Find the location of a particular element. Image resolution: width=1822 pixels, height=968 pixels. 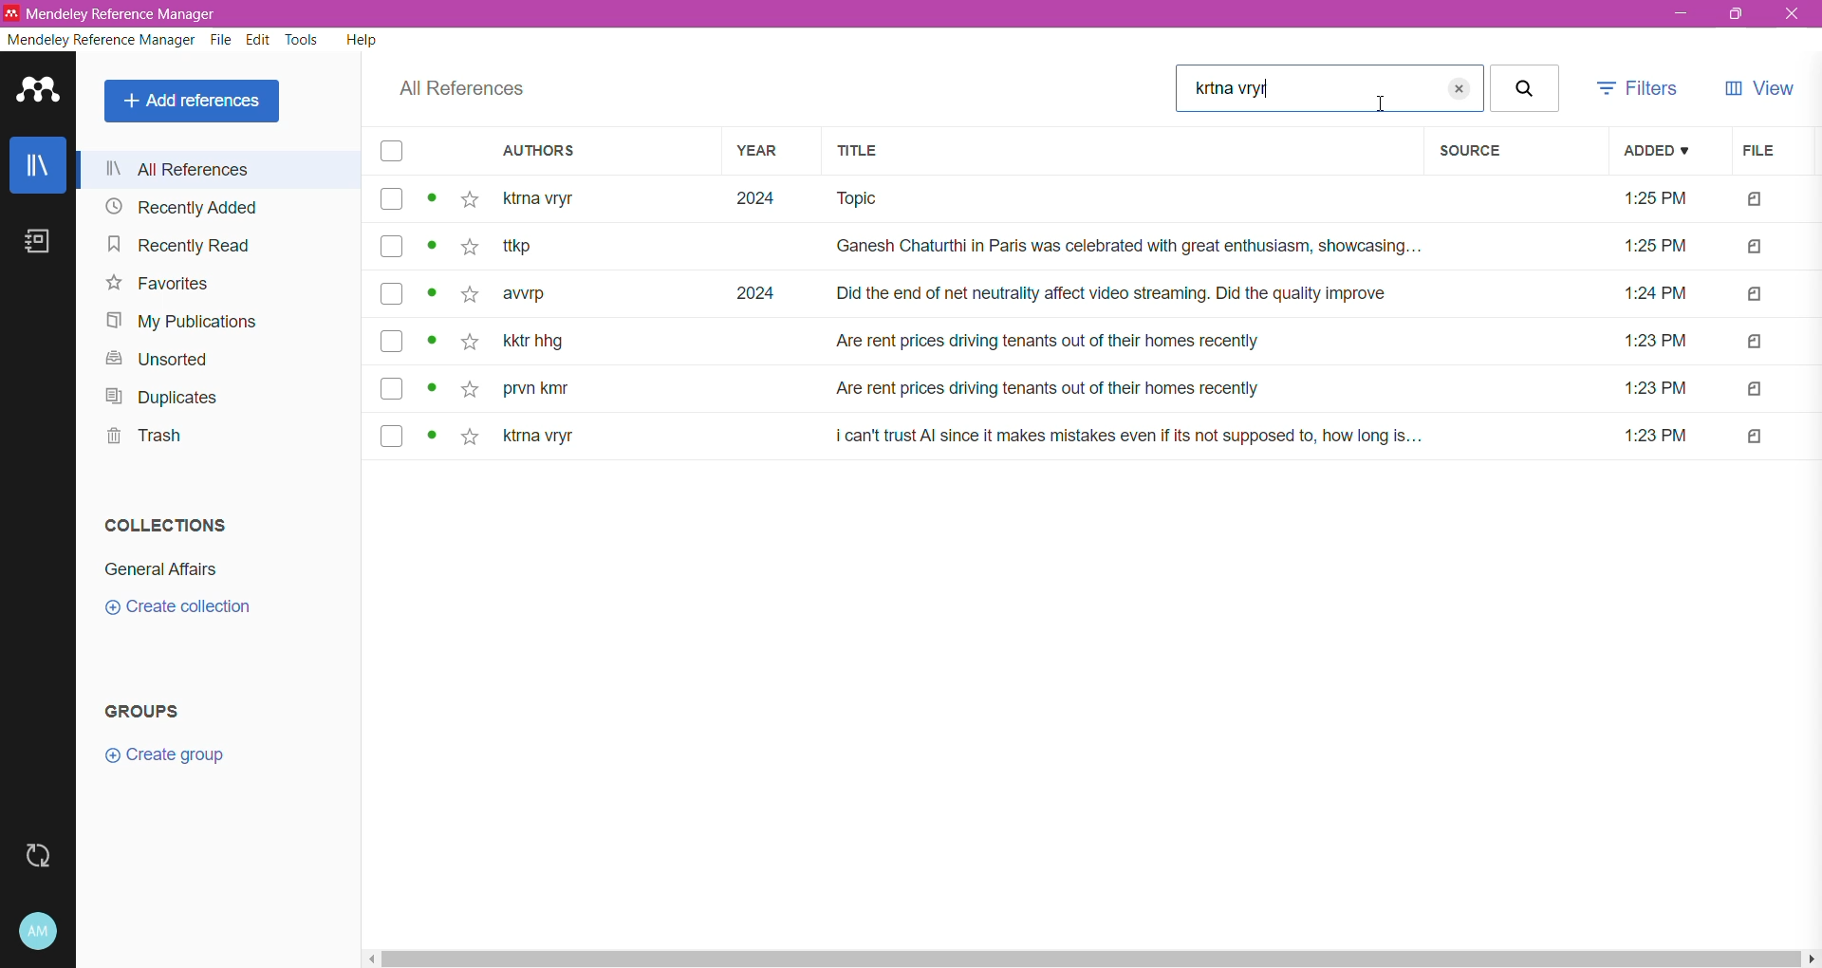

Mendeley Reference Manager is located at coordinates (101, 41).